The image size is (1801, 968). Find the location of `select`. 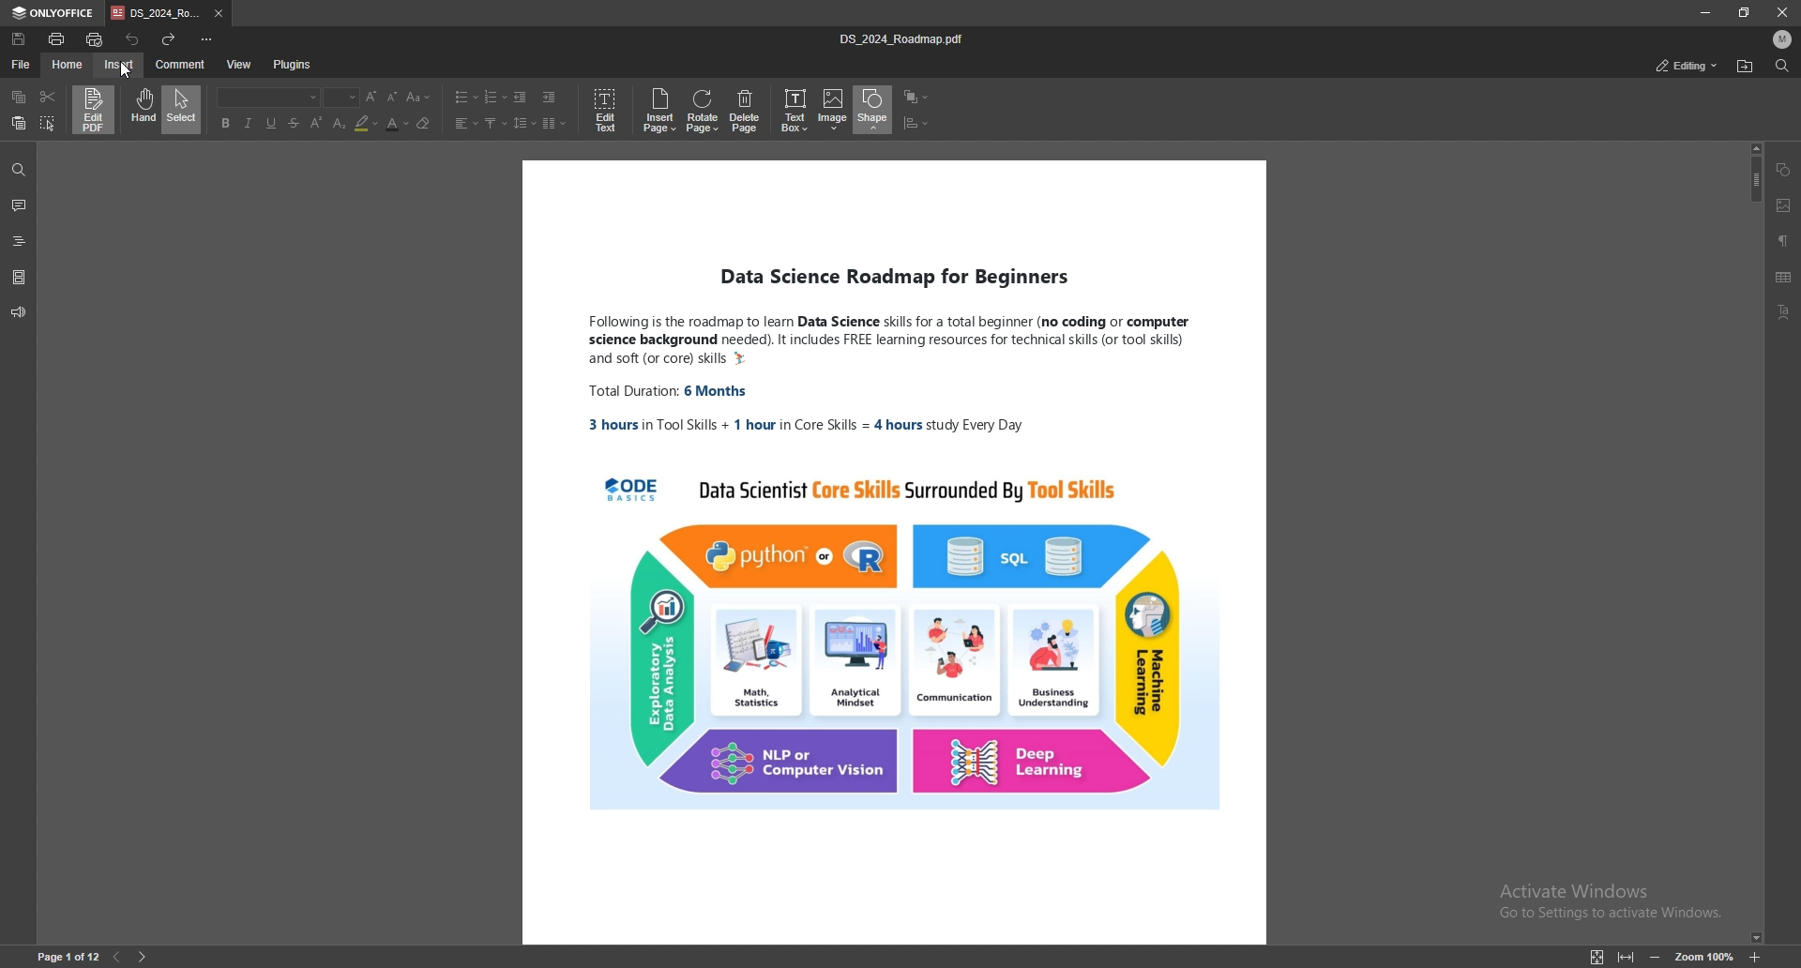

select is located at coordinates (184, 109).